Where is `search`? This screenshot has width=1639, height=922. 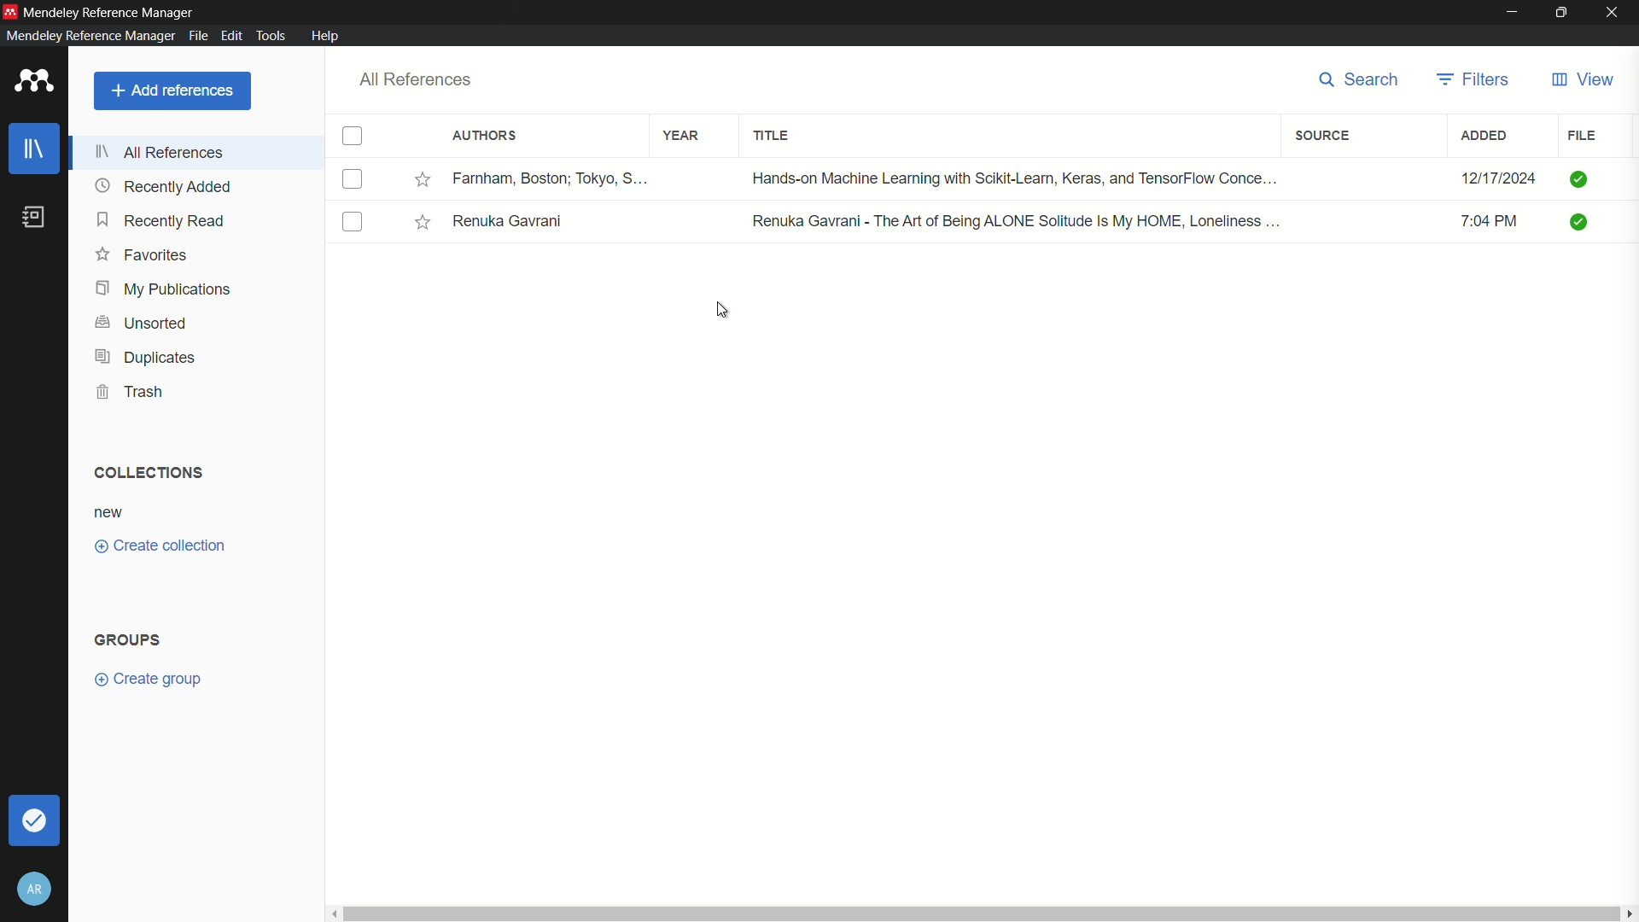
search is located at coordinates (1361, 81).